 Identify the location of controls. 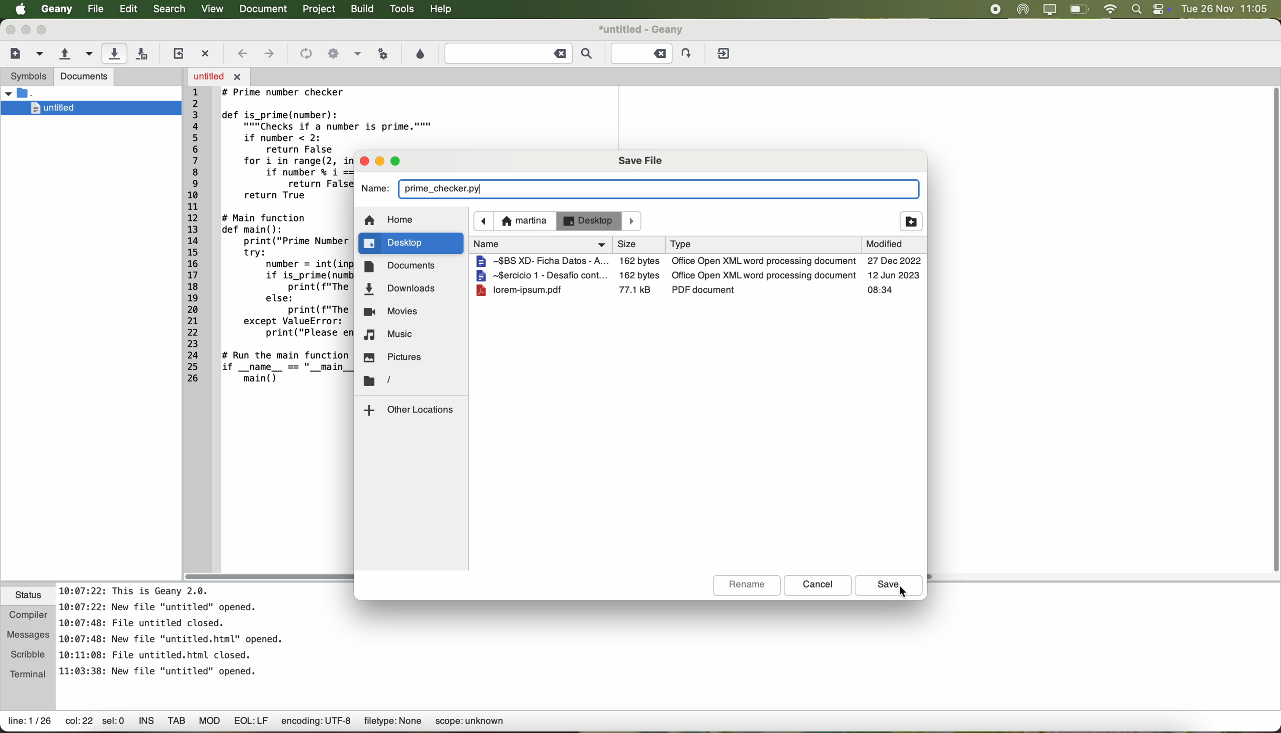
(1161, 9).